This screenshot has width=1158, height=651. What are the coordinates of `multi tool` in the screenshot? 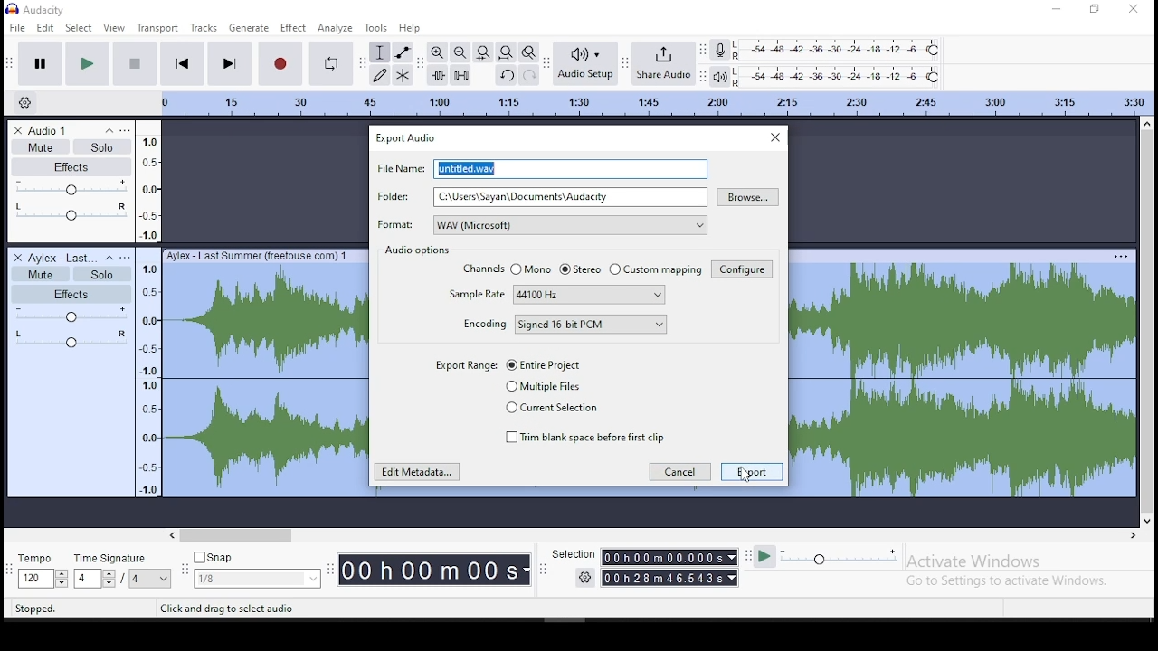 It's located at (403, 74).